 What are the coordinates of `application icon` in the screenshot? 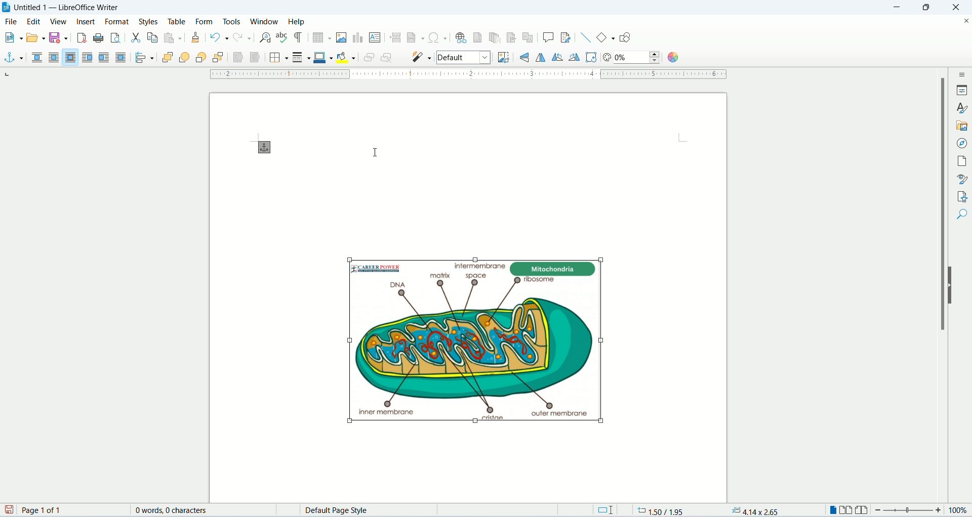 It's located at (7, 7).